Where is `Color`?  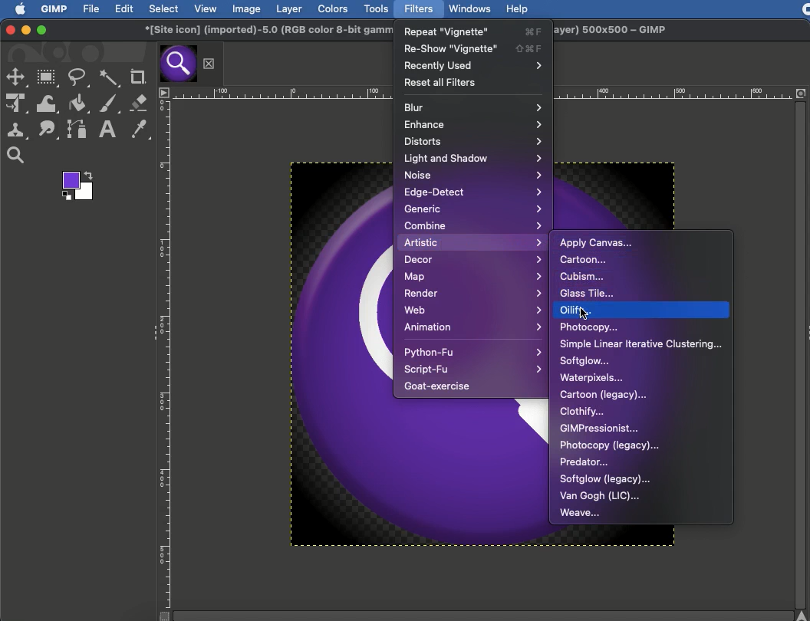 Color is located at coordinates (76, 186).